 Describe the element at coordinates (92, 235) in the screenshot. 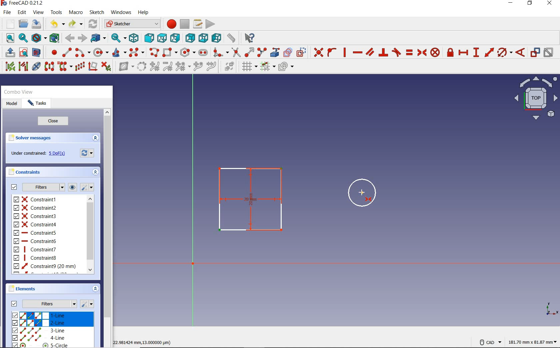

I see `scrollbar` at that location.